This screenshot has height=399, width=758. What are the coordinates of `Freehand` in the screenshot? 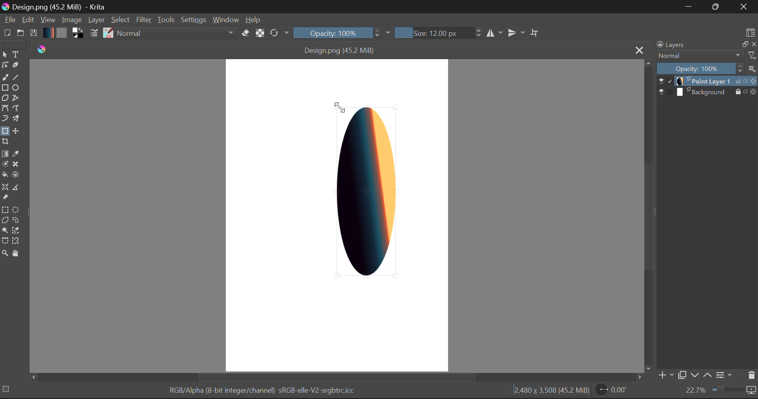 It's located at (5, 77).